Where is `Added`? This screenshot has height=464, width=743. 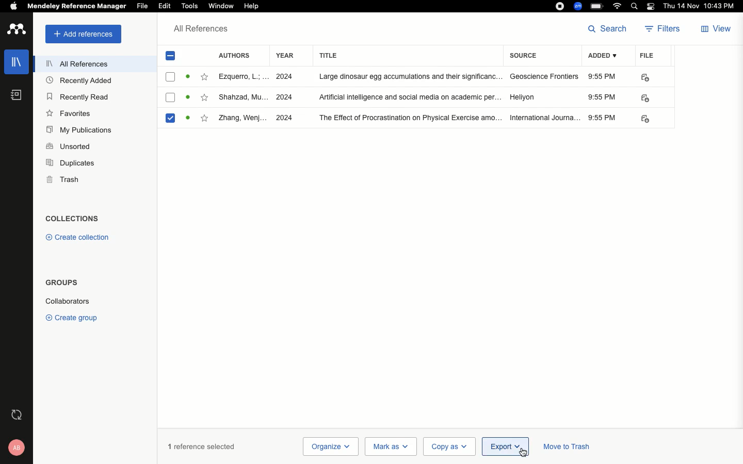
Added is located at coordinates (605, 57).